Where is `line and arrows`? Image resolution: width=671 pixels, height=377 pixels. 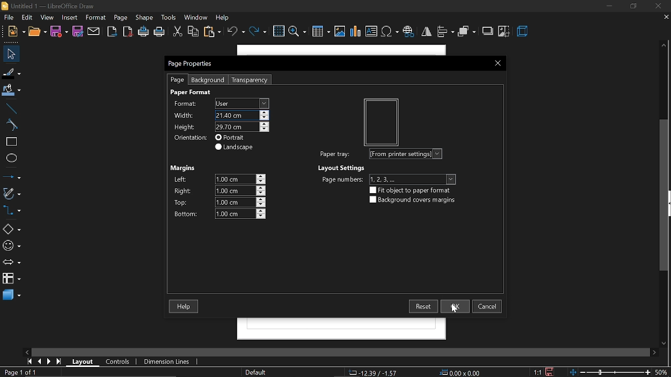
line and arrows is located at coordinates (12, 177).